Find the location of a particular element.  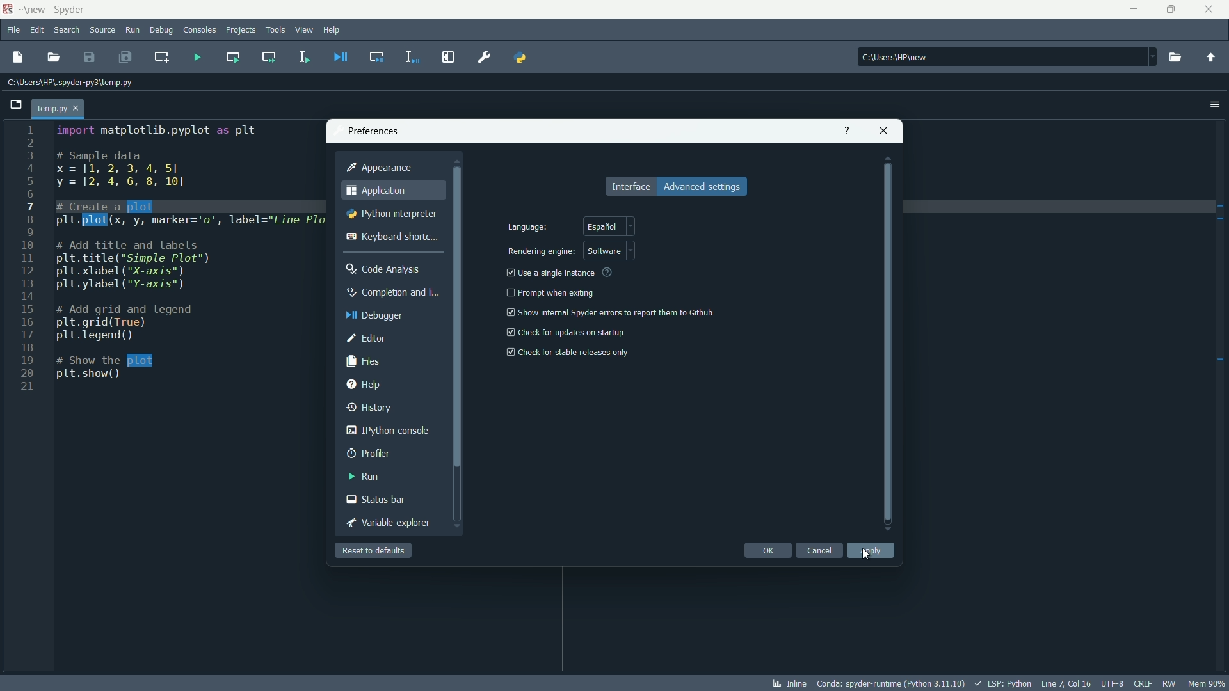

check for stable release only is located at coordinates (574, 353).